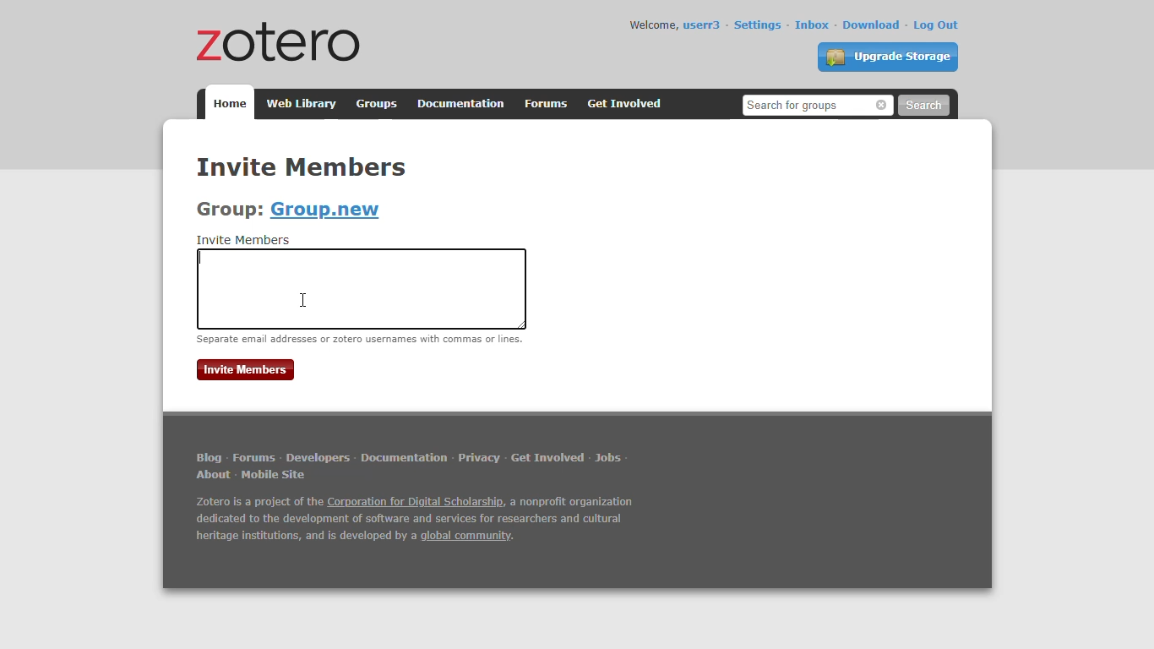  Describe the element at coordinates (461, 104) in the screenshot. I see `documentation` at that location.